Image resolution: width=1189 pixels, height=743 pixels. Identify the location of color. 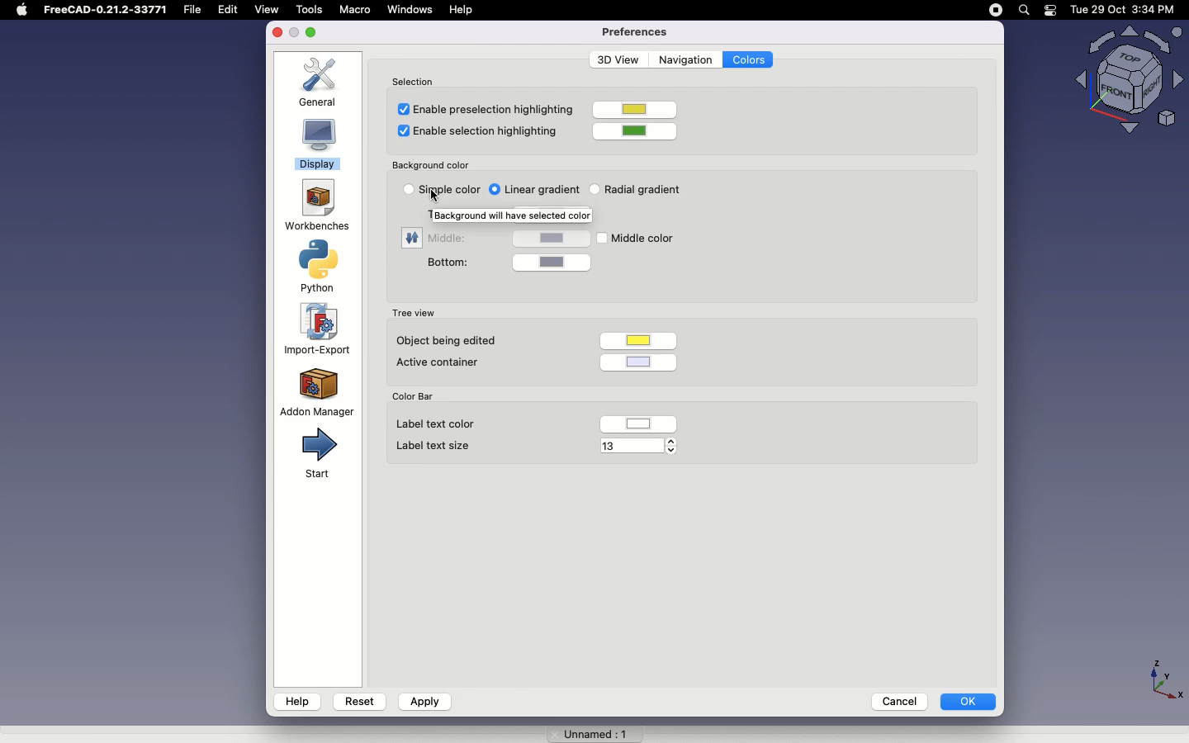
(637, 111).